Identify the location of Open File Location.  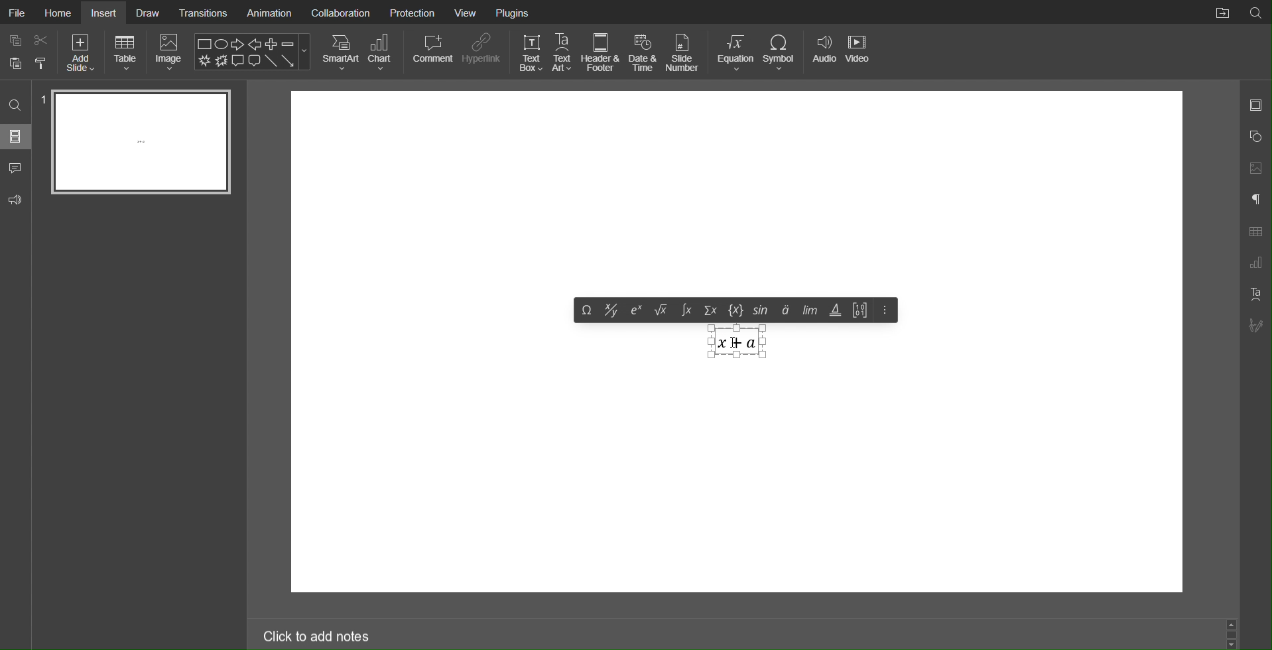
(1221, 13).